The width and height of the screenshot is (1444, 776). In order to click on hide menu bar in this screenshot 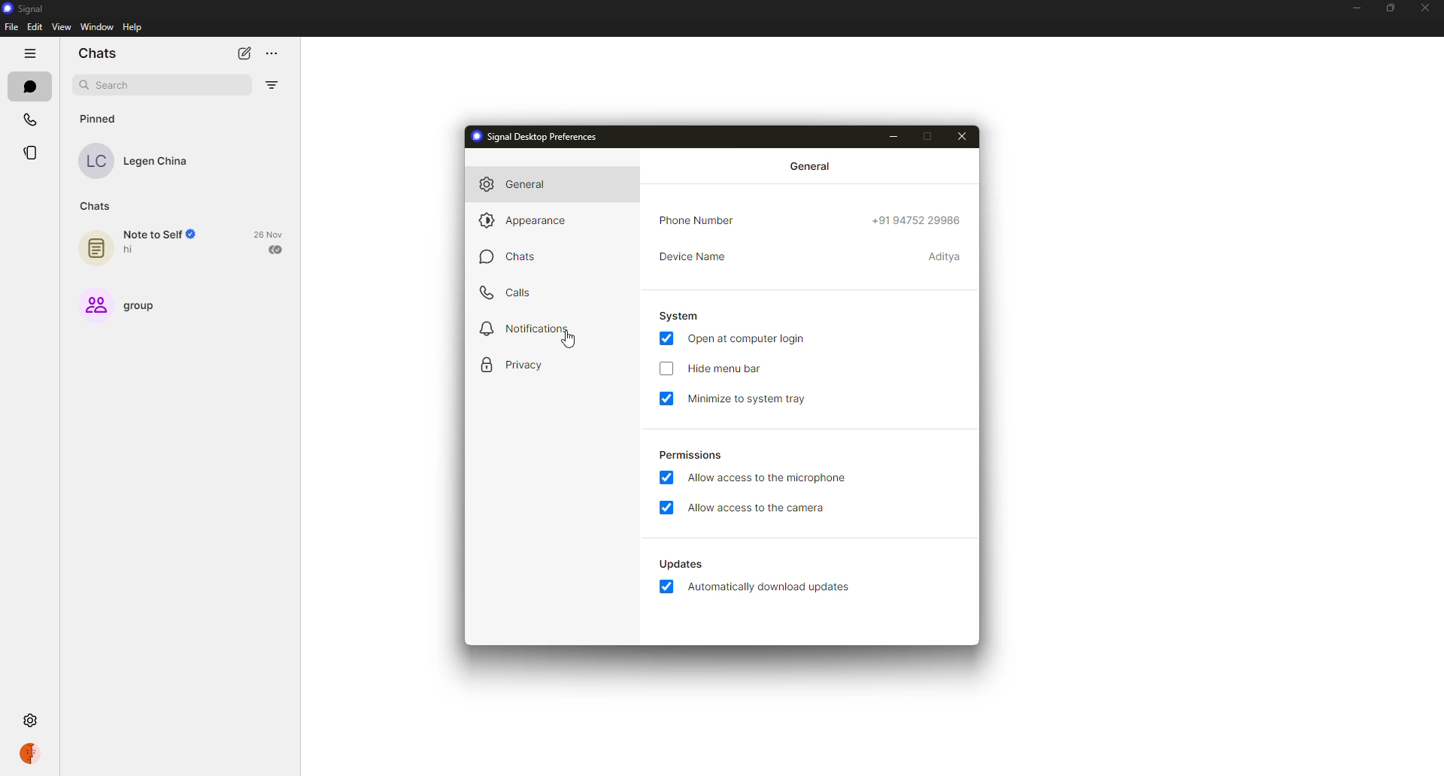, I will do `click(730, 370)`.